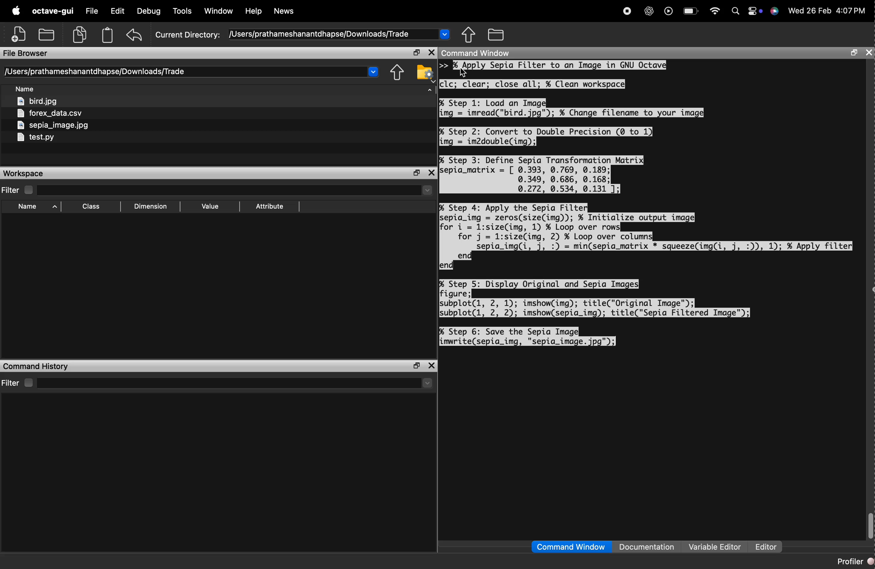 This screenshot has width=875, height=569. I want to click on action center, so click(756, 12).